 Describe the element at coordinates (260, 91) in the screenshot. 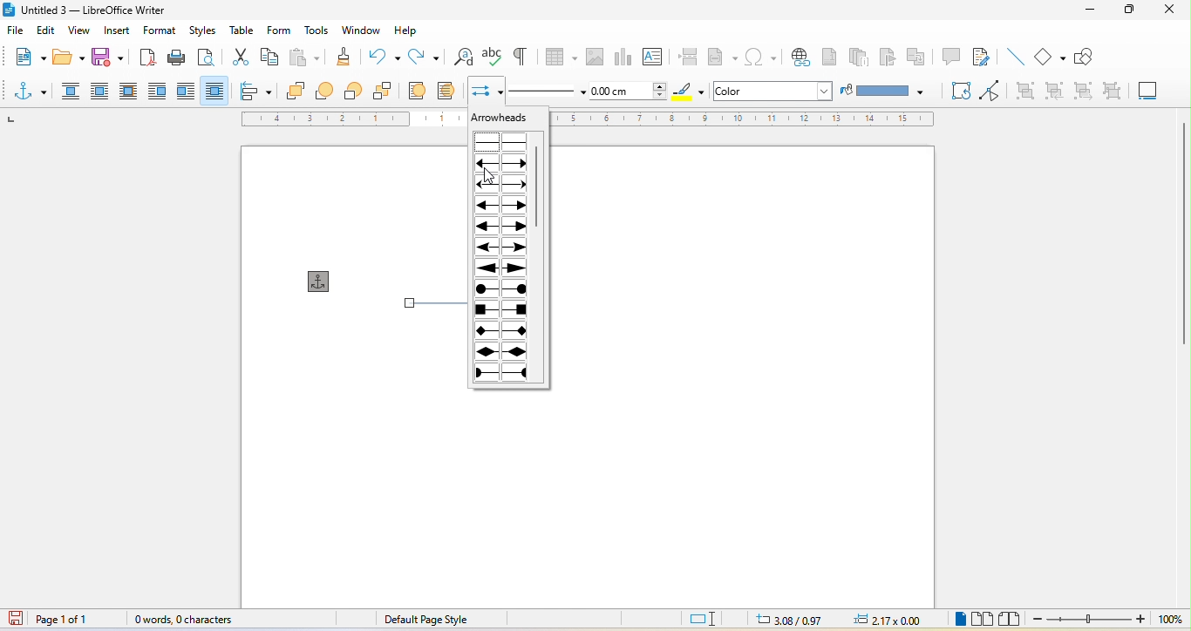

I see `align object` at that location.